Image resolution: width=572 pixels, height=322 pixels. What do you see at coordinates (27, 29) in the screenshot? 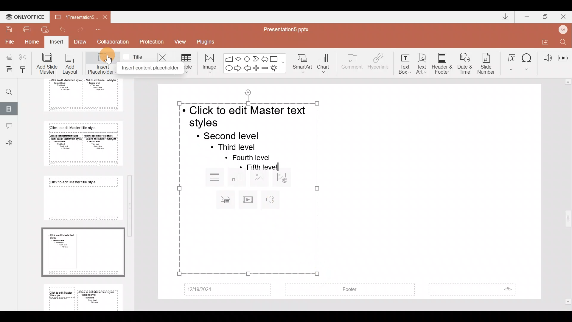
I see `Print file` at bounding box center [27, 29].